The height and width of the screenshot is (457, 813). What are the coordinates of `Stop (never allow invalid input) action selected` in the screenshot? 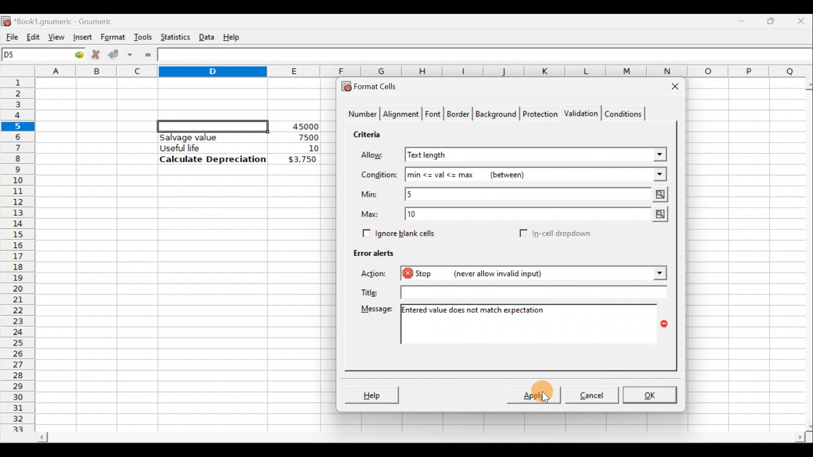 It's located at (516, 275).